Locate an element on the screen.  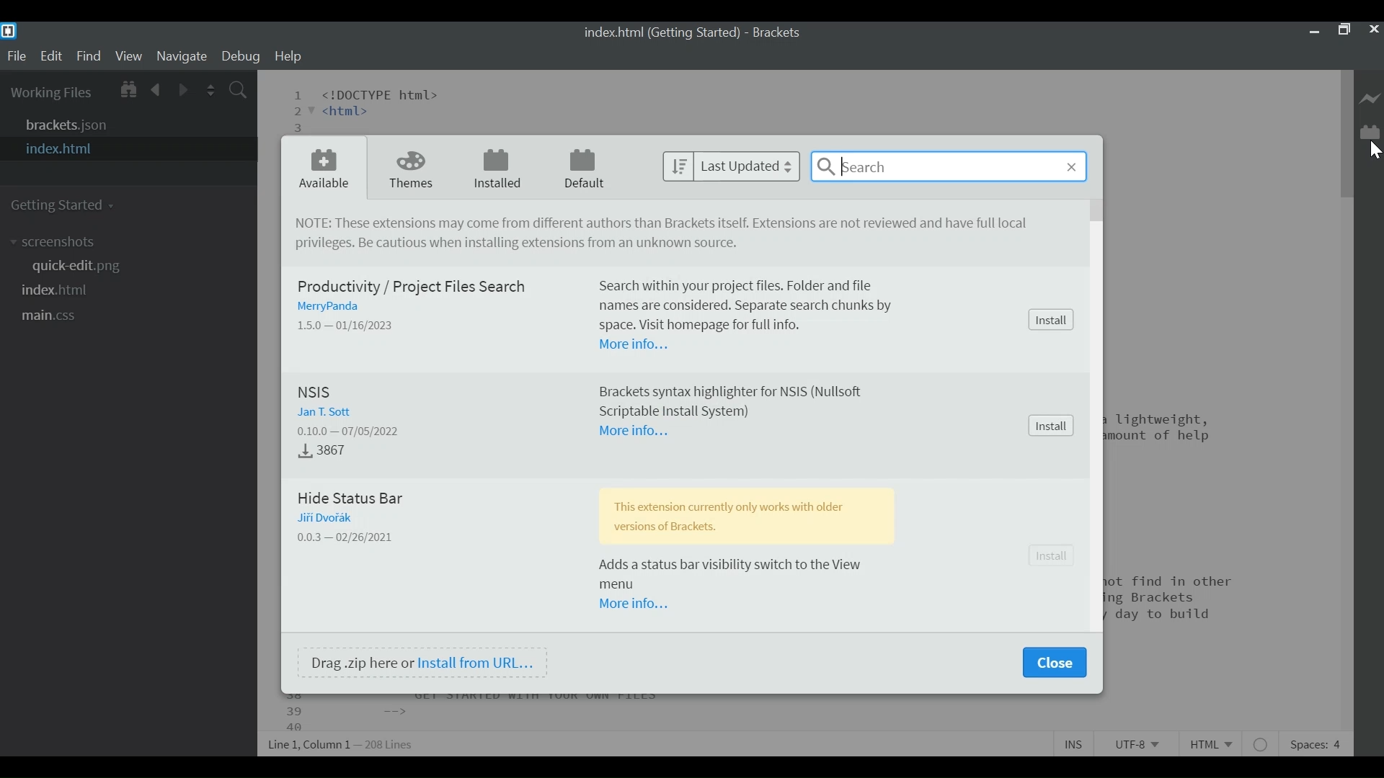
More Information is located at coordinates (633, 344).